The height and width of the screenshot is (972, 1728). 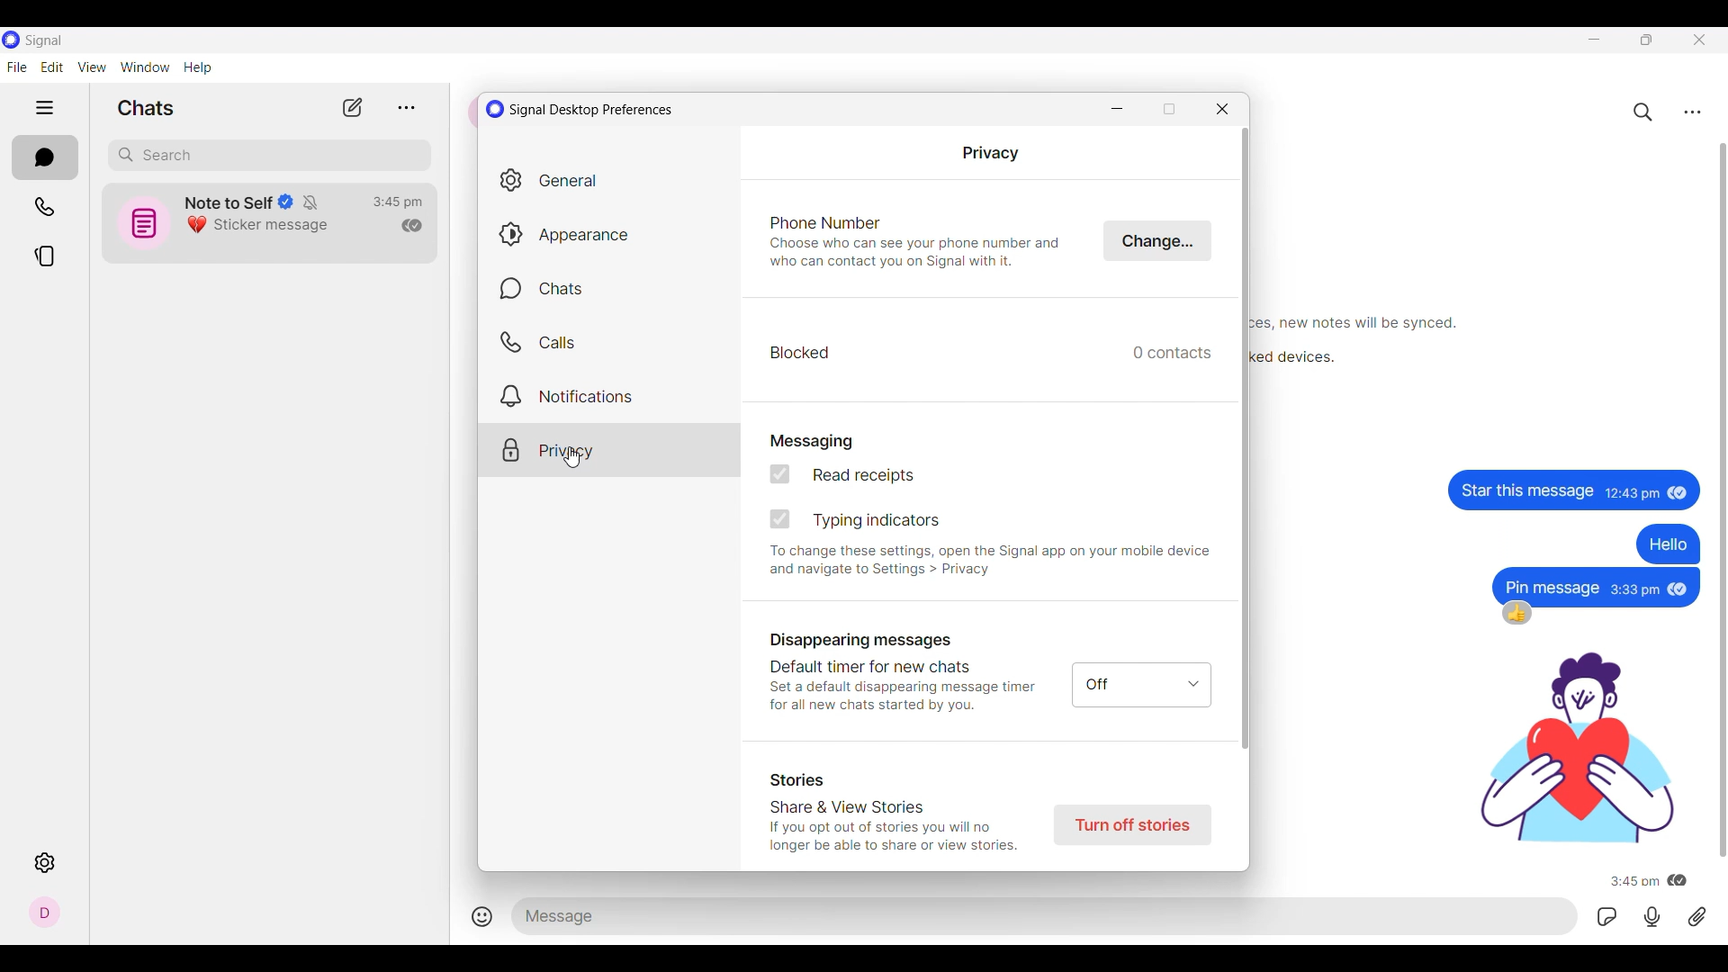 I want to click on thumbsup, so click(x=1518, y=614).